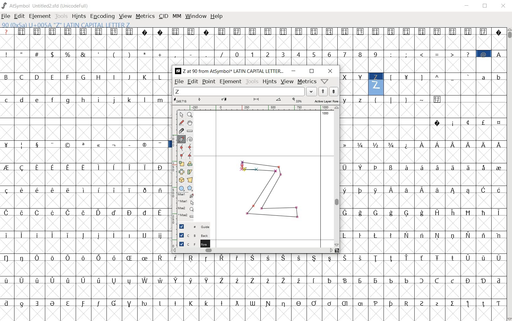 The height and width of the screenshot is (321, 512). I want to click on glyphs, so click(84, 171).